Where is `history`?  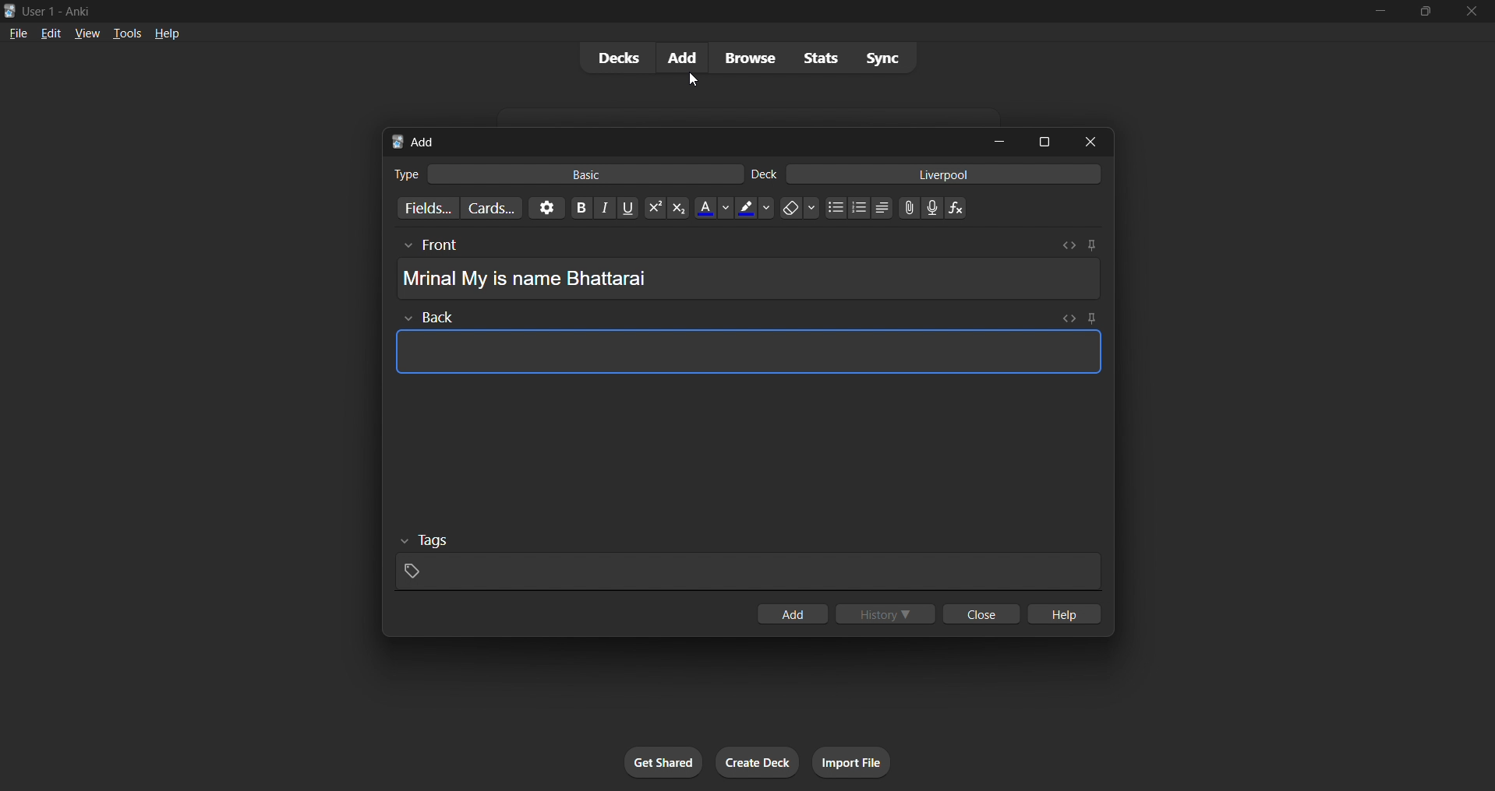
history is located at coordinates (882, 610).